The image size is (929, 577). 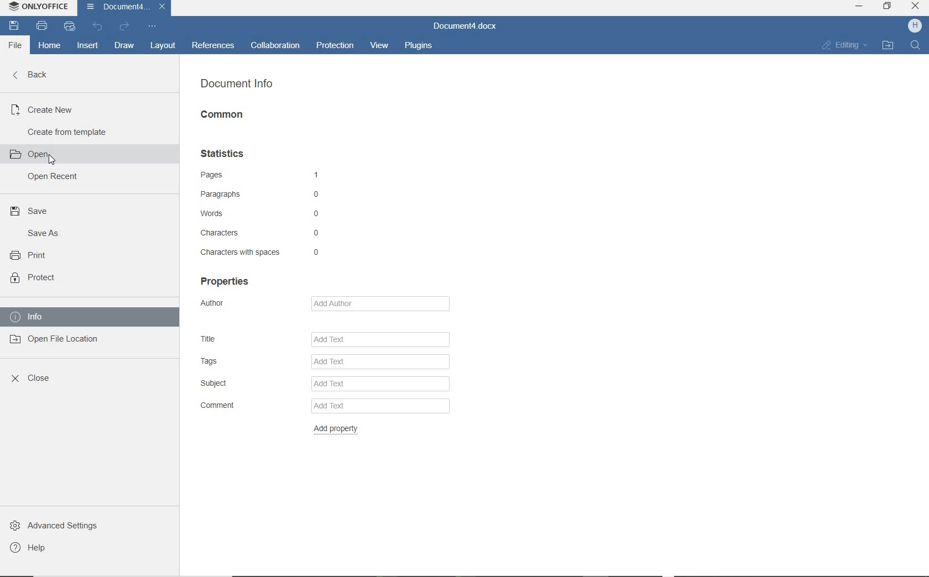 What do you see at coordinates (33, 75) in the screenshot?
I see `back` at bounding box center [33, 75].